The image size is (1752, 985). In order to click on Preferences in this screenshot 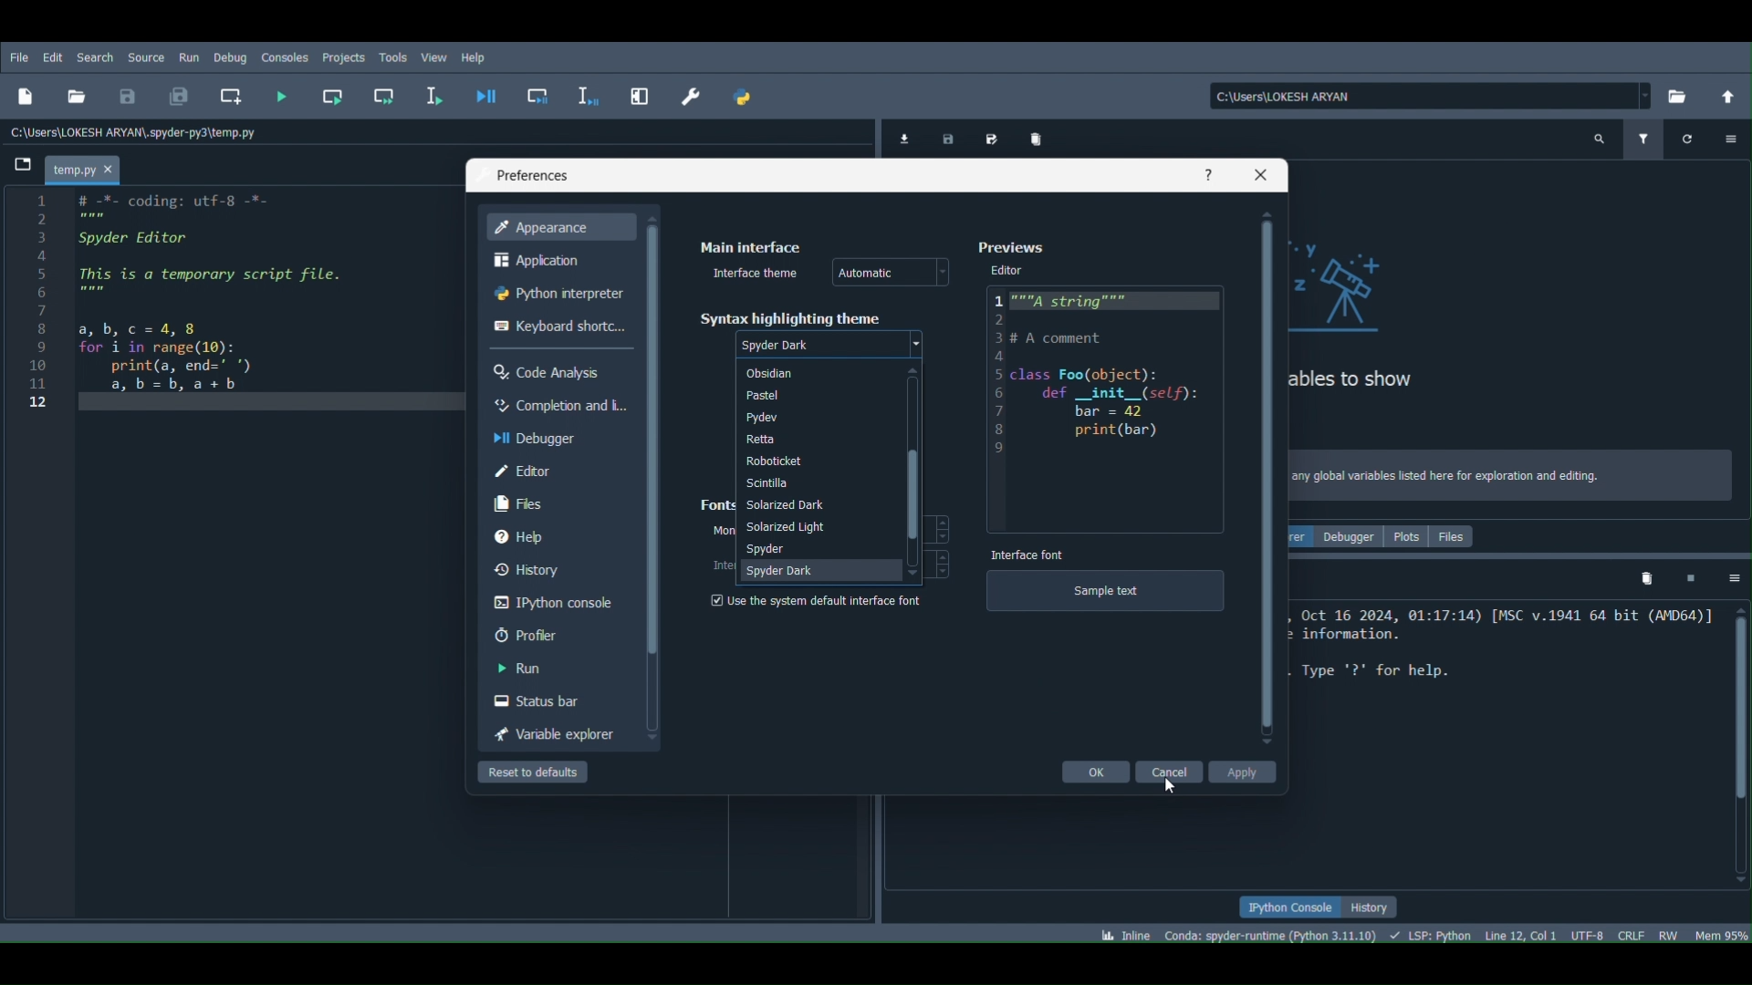, I will do `click(690, 95)`.